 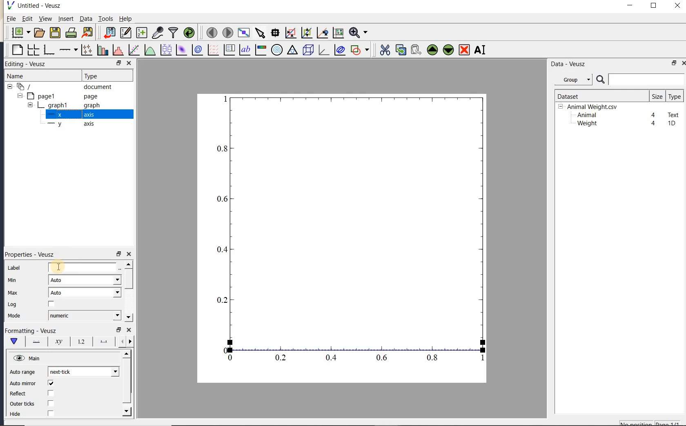 I want to click on copy the selected widget, so click(x=400, y=50).